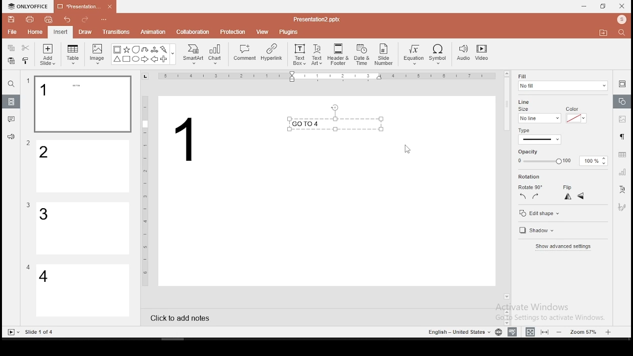 The image size is (633, 356). Describe the element at coordinates (623, 102) in the screenshot. I see `shape settings` at that location.